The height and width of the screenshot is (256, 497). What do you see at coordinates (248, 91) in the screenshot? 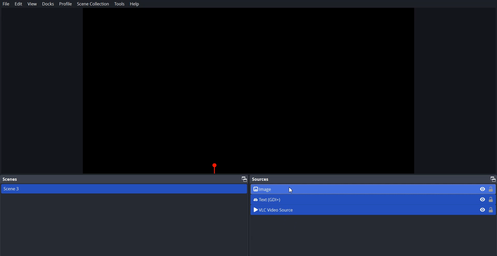
I see `Preview Window` at bounding box center [248, 91].